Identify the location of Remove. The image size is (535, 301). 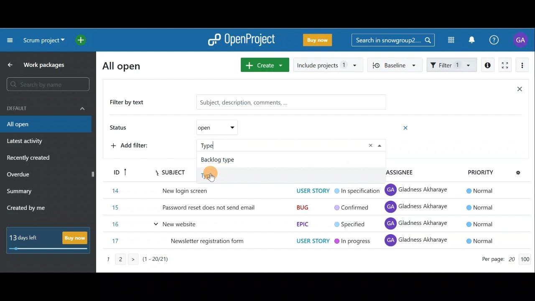
(373, 144).